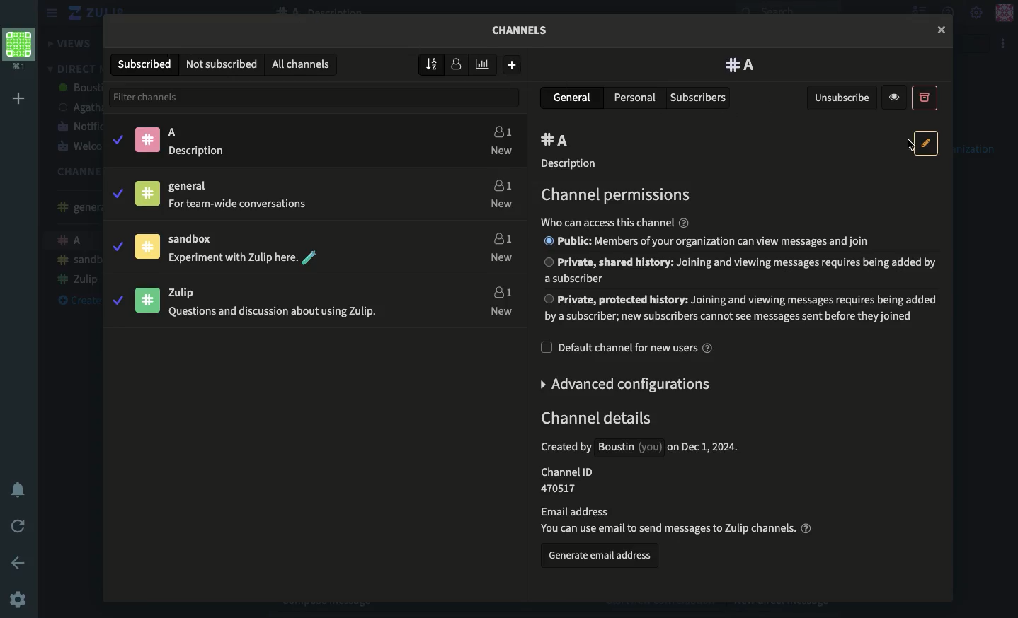 The height and width of the screenshot is (618, 1018). What do you see at coordinates (79, 88) in the screenshot?
I see `boustin` at bounding box center [79, 88].